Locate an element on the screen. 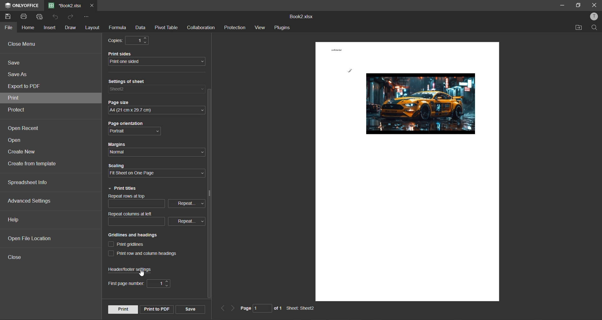  close tab is located at coordinates (92, 5).